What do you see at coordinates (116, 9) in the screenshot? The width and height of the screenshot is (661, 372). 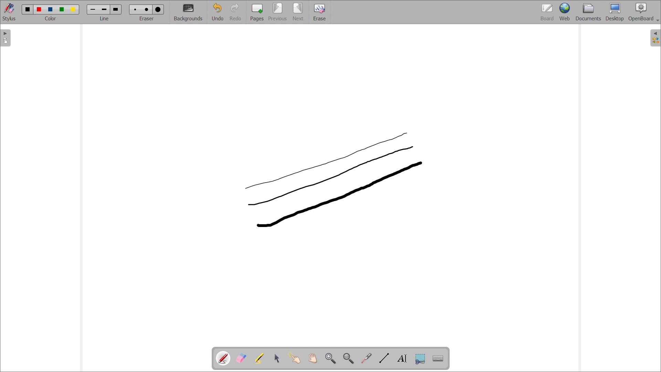 I see `line width size` at bounding box center [116, 9].